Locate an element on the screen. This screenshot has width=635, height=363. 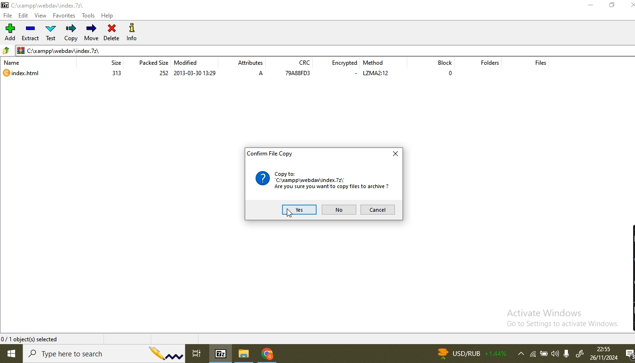
Pointer is located at coordinates (292, 215).